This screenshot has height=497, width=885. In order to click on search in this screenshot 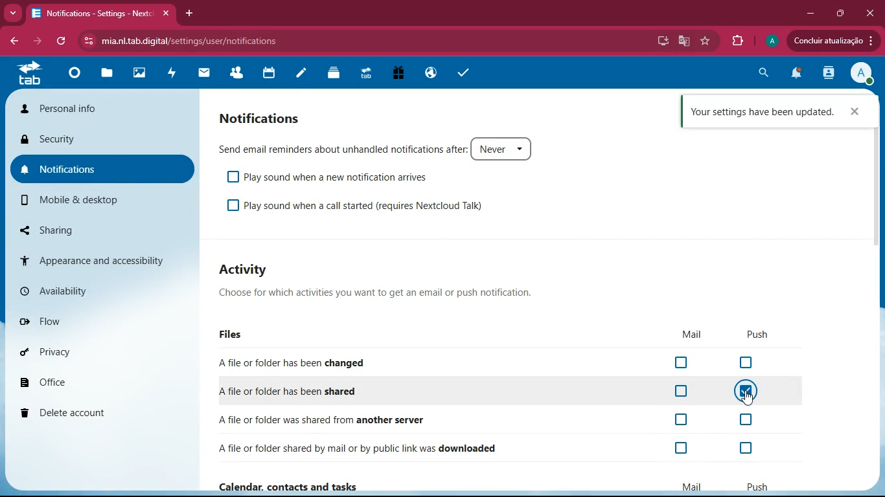, I will do `click(763, 75)`.